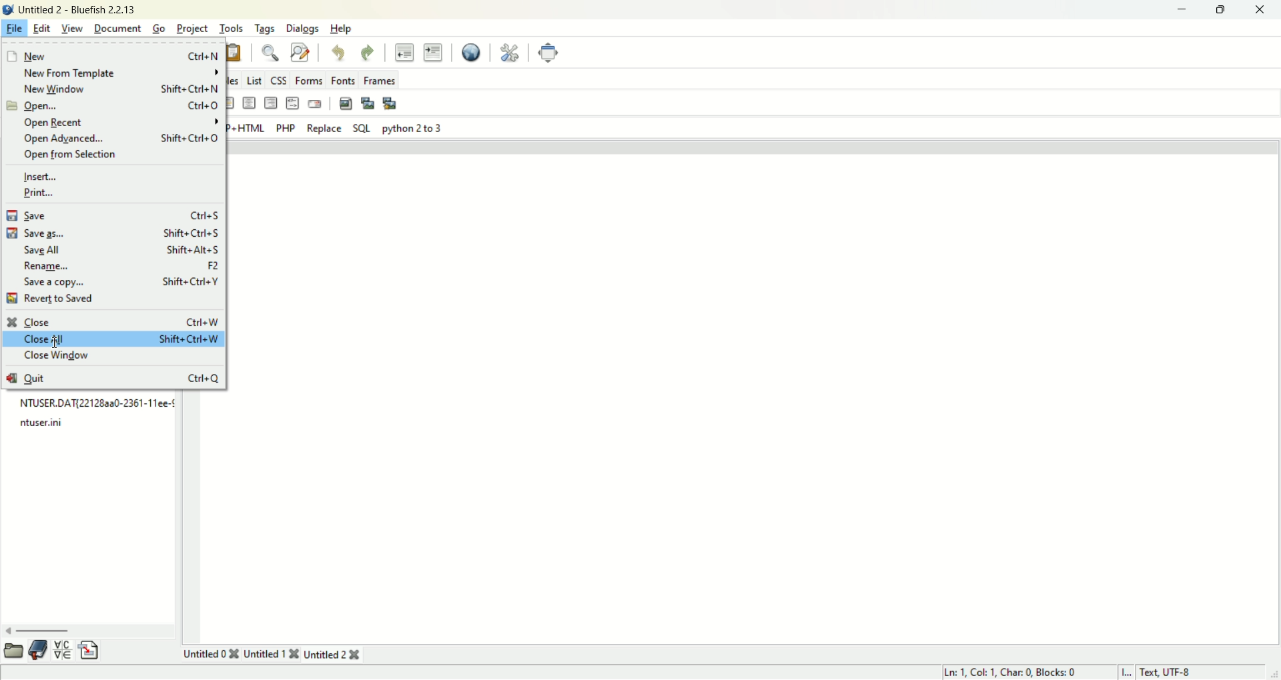 Image resolution: width=1281 pixels, height=680 pixels. I want to click on save all, so click(123, 249).